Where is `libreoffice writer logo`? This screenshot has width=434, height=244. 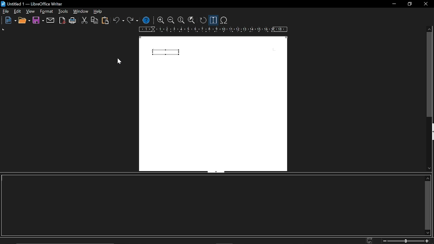
libreoffice writer logo is located at coordinates (4, 4).